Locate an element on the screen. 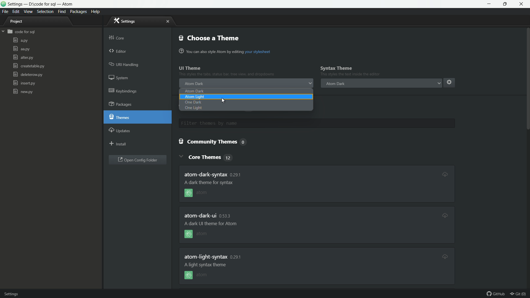 The image size is (530, 298). view menu is located at coordinates (28, 12).